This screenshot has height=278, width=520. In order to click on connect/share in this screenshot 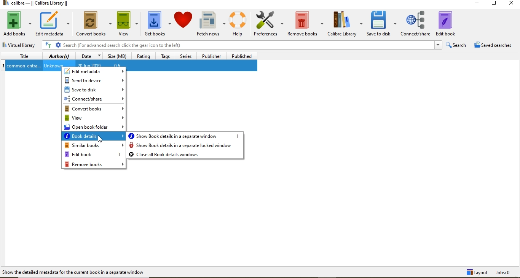, I will do `click(93, 99)`.